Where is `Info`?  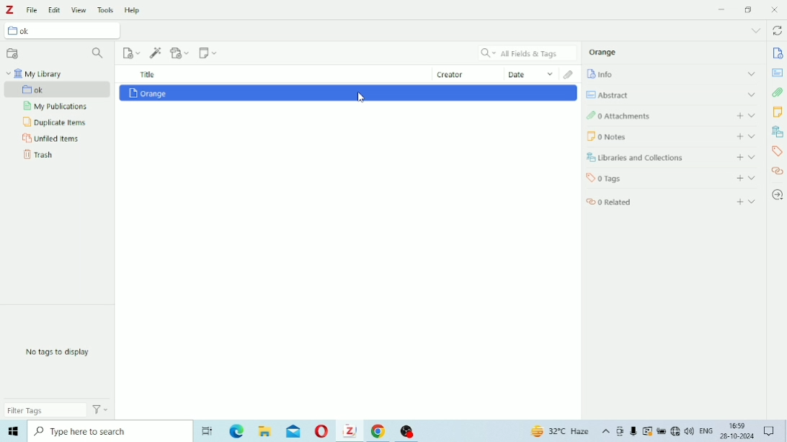
Info is located at coordinates (672, 73).